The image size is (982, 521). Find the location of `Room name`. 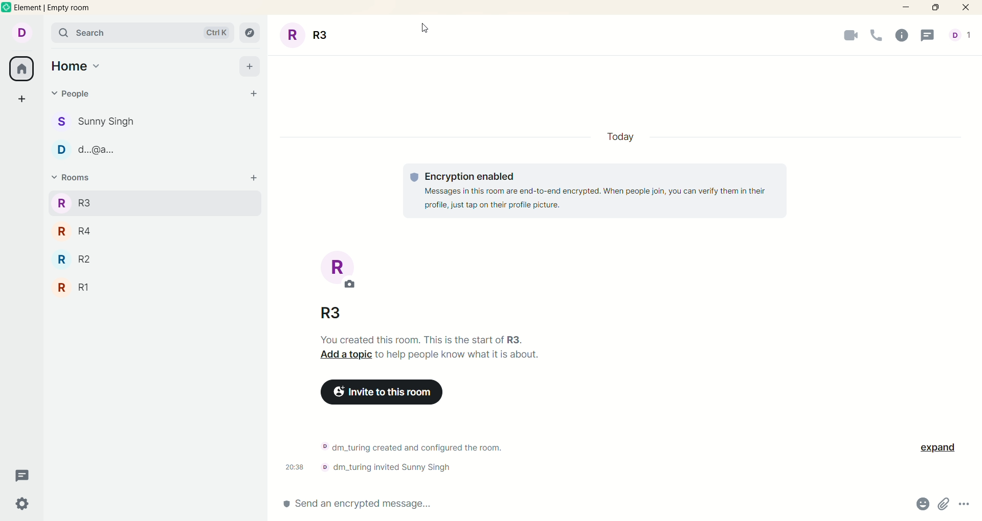

Room name is located at coordinates (307, 34).